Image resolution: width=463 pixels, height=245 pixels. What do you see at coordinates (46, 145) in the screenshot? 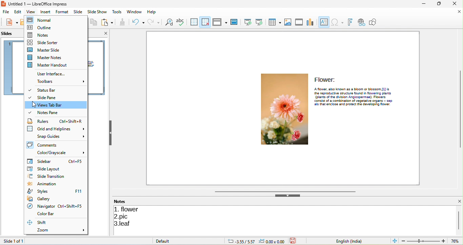
I see `comments` at bounding box center [46, 145].